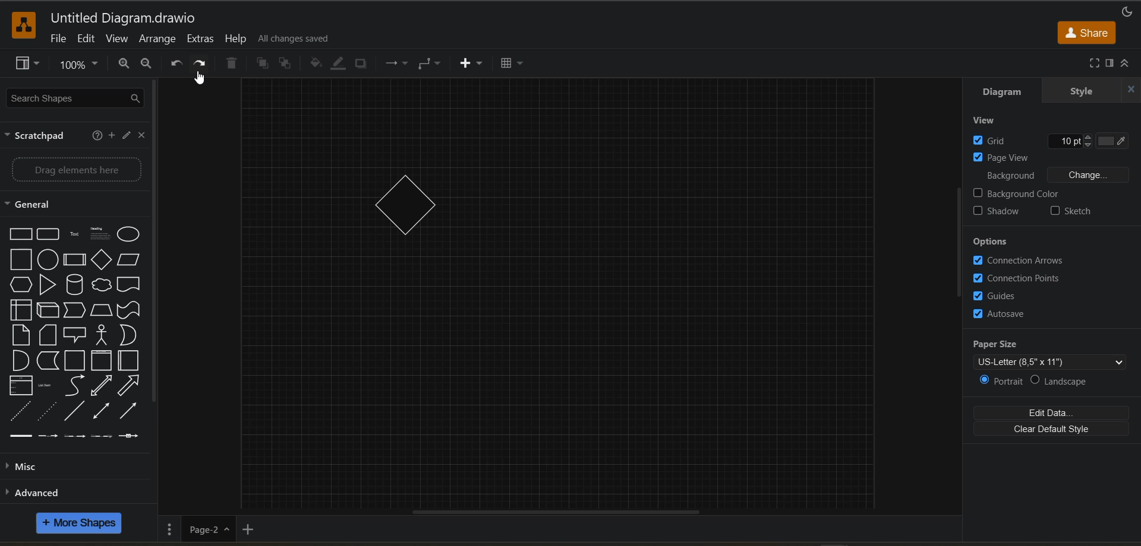 The image size is (1141, 546). What do you see at coordinates (74, 311) in the screenshot?
I see `step` at bounding box center [74, 311].